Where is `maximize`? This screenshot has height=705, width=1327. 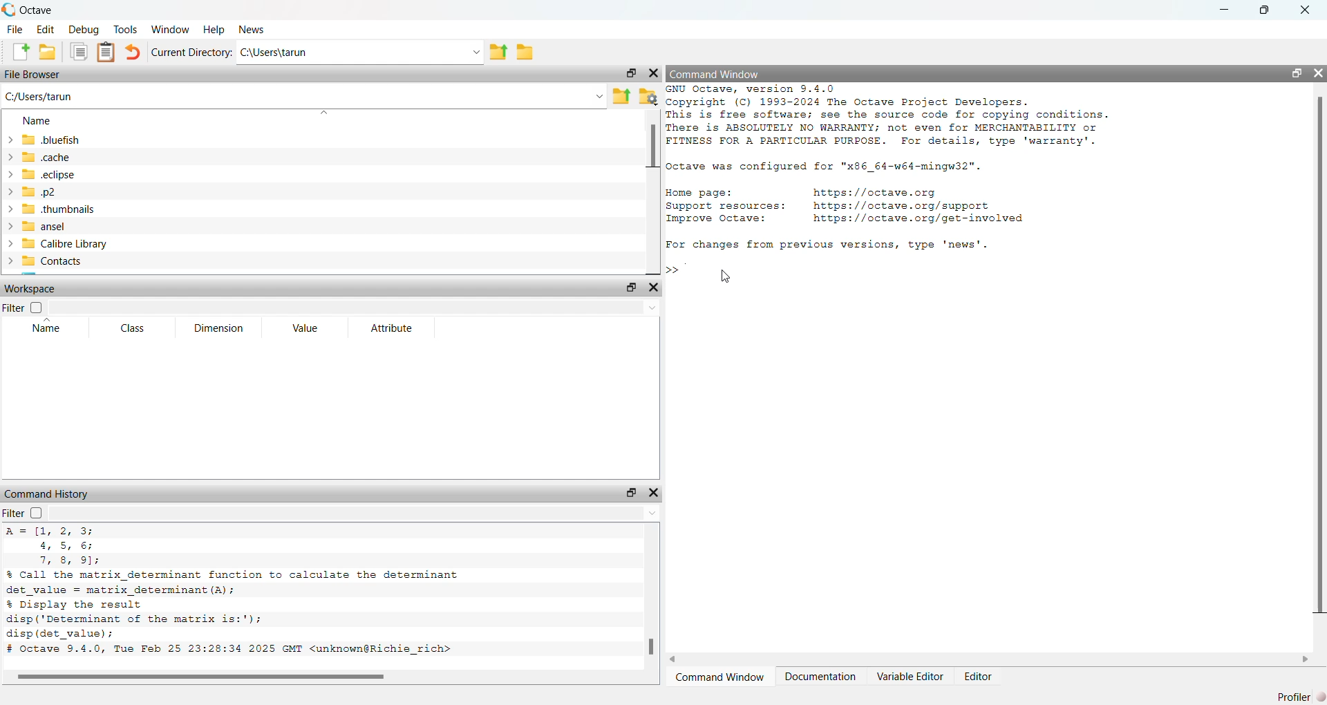 maximize is located at coordinates (1296, 73).